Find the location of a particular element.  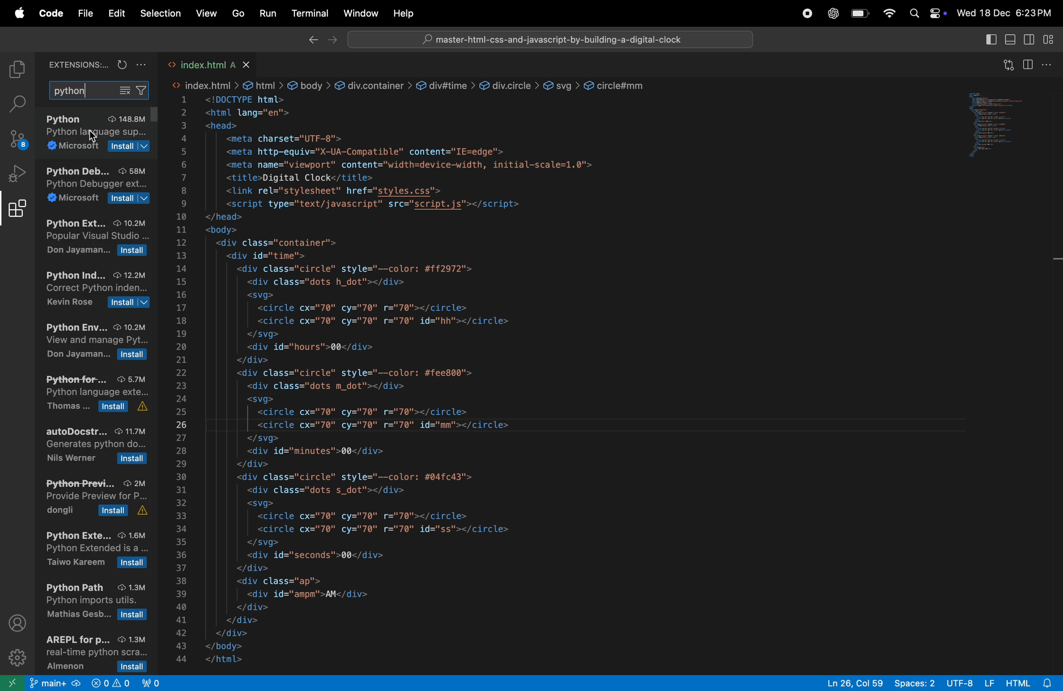

split editor is located at coordinates (1031, 63).